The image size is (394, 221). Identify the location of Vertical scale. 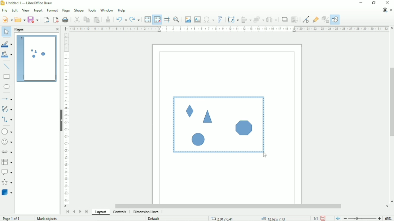
(66, 118).